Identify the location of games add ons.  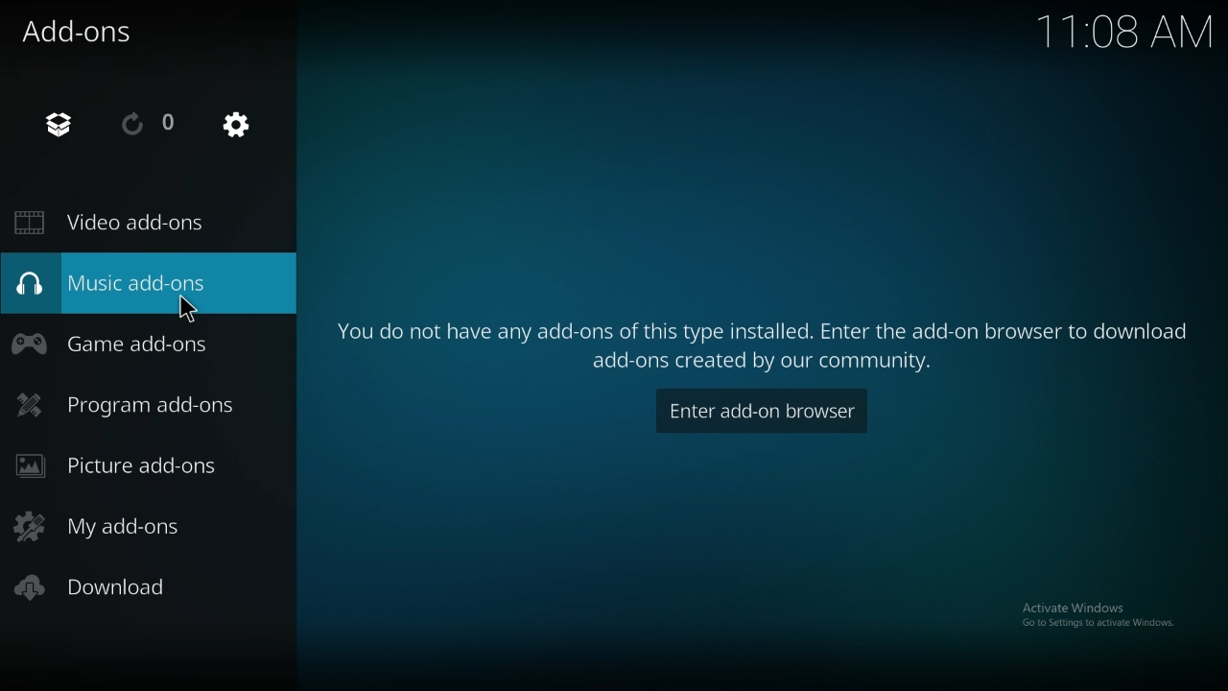
(120, 343).